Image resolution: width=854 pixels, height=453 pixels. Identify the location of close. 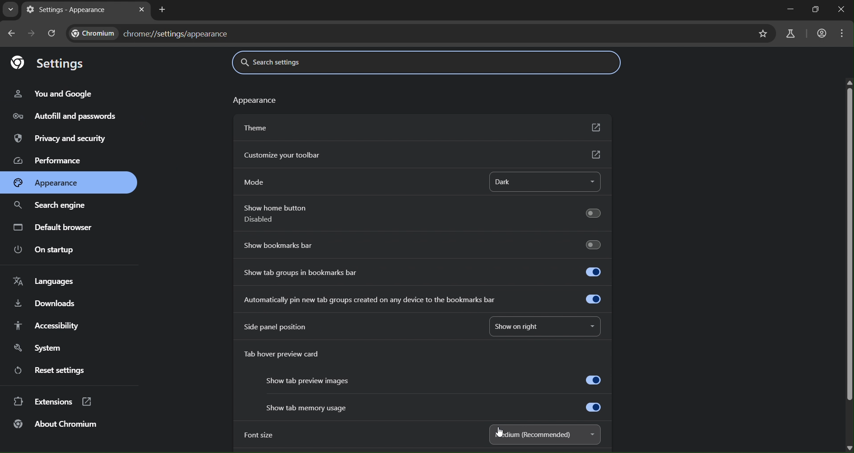
(842, 10).